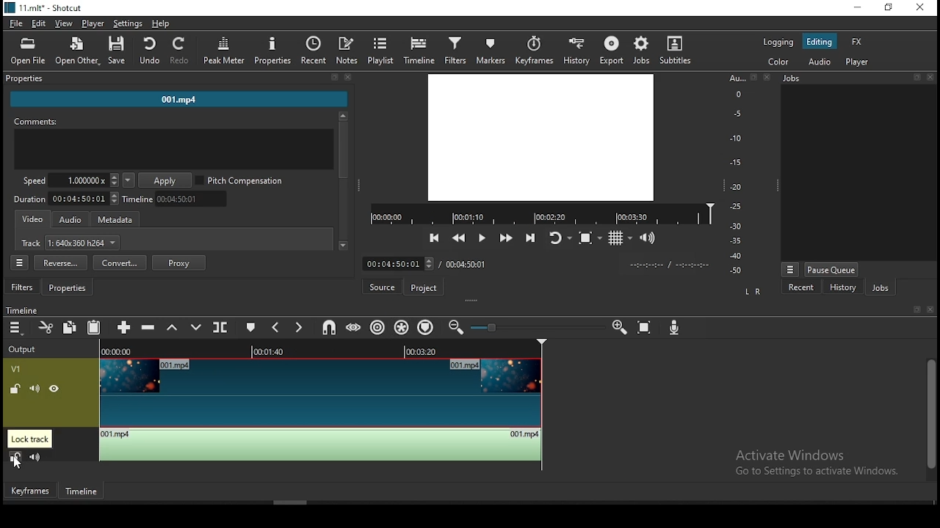 This screenshot has width=940, height=528. What do you see at coordinates (531, 238) in the screenshot?
I see `skip to the next point` at bounding box center [531, 238].